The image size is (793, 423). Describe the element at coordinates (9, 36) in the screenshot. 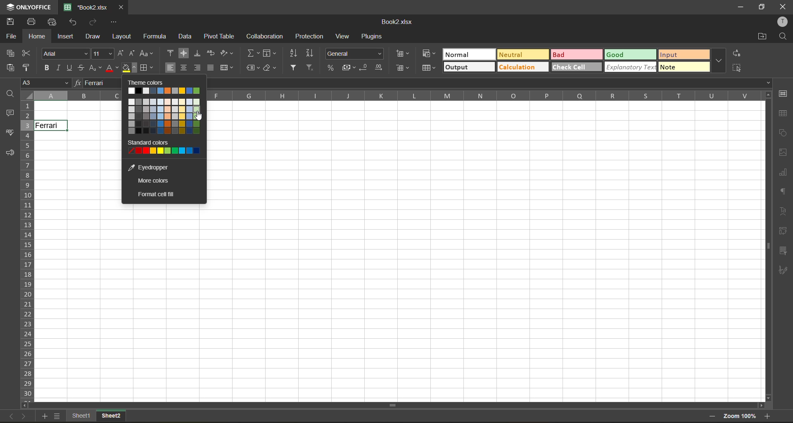

I see `file` at that location.